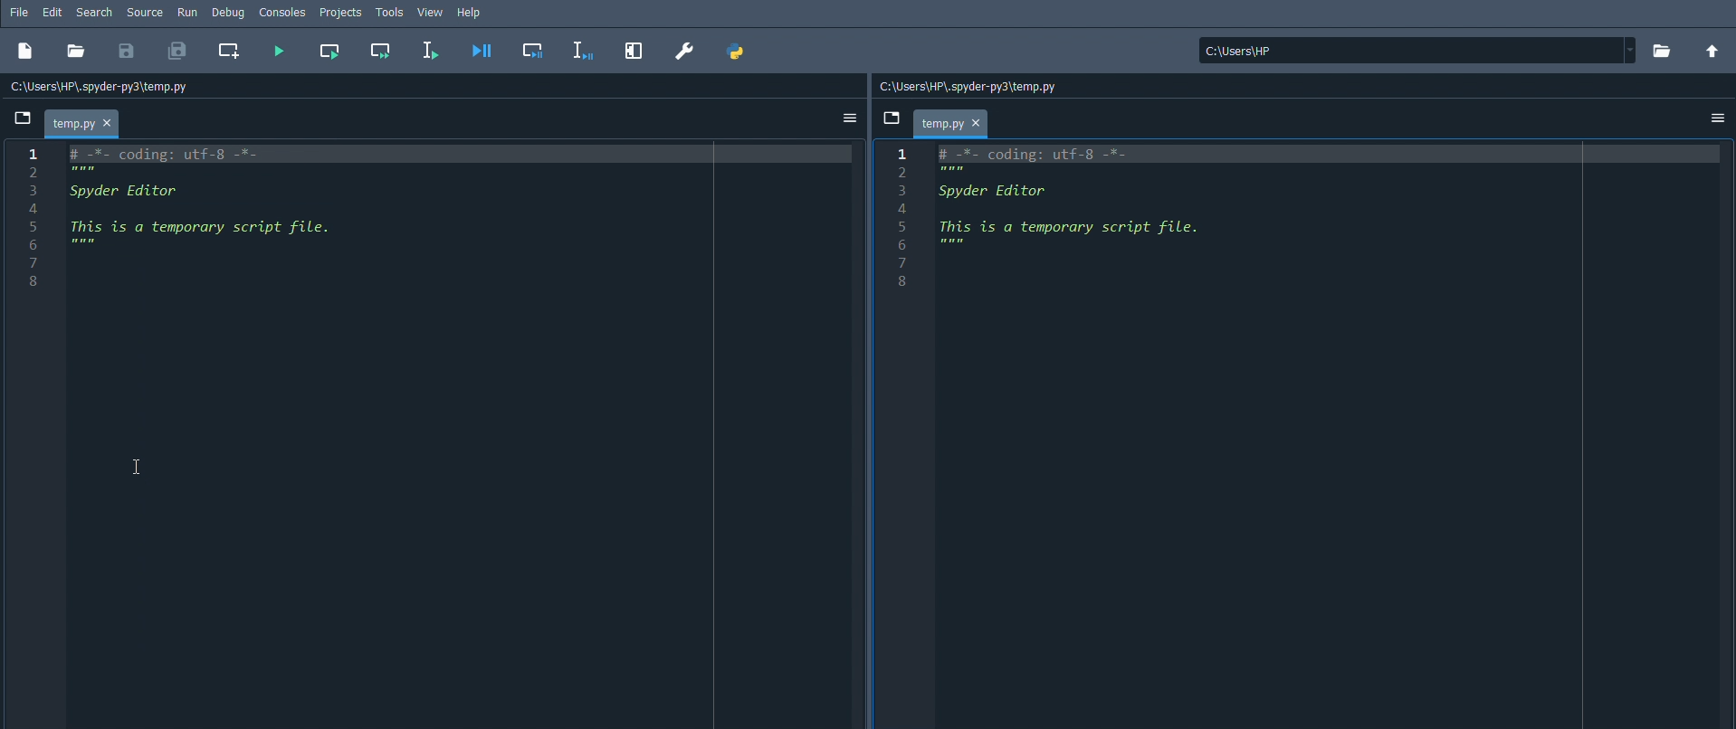 The width and height of the screenshot is (1736, 729). I want to click on Run file, so click(280, 50).